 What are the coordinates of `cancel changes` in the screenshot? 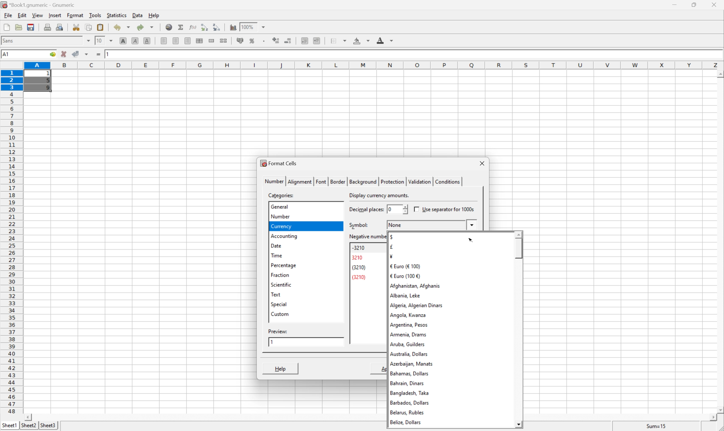 It's located at (64, 54).